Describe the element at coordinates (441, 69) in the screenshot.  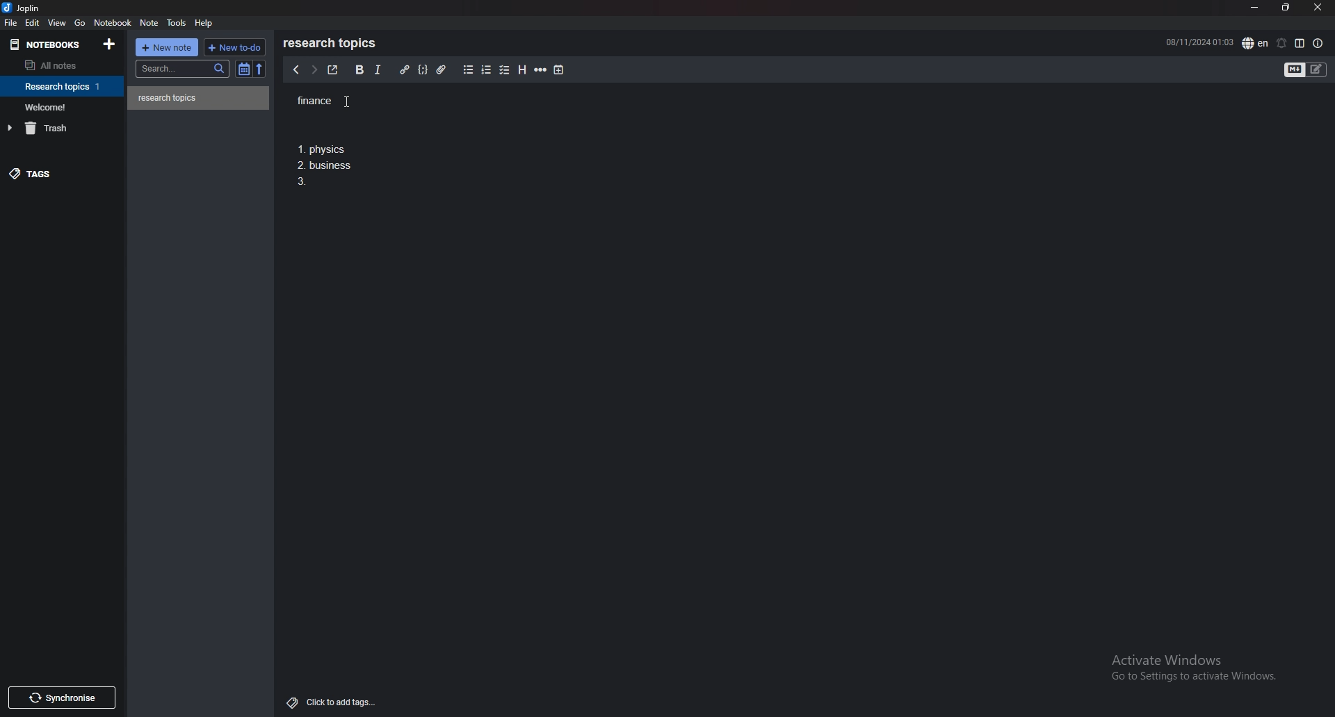
I see `attachment` at that location.